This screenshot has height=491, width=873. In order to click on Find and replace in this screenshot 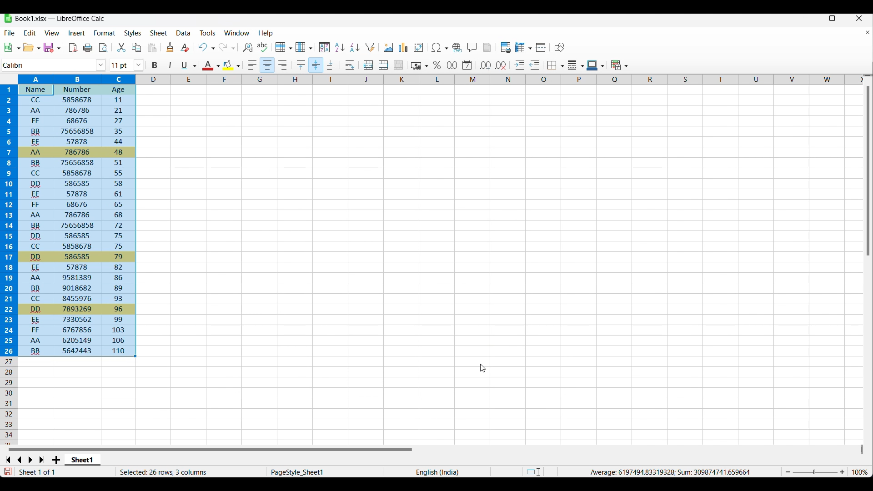, I will do `click(248, 47)`.